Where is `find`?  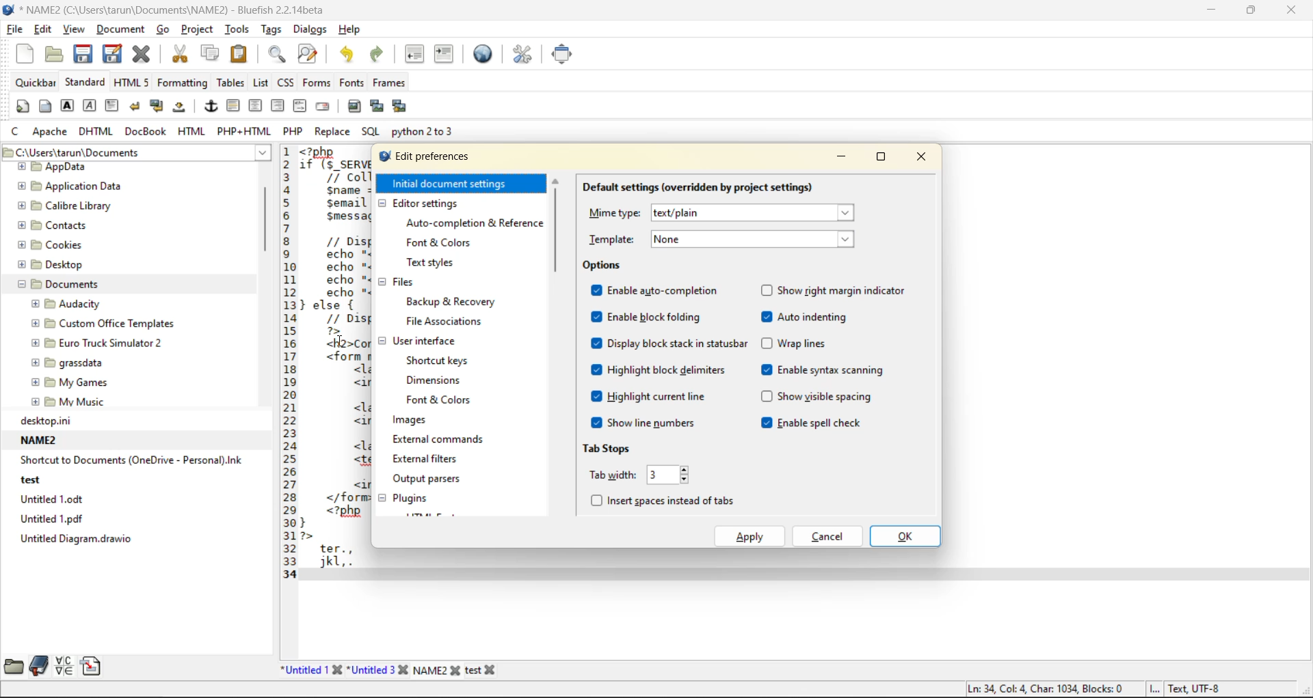
find is located at coordinates (276, 56).